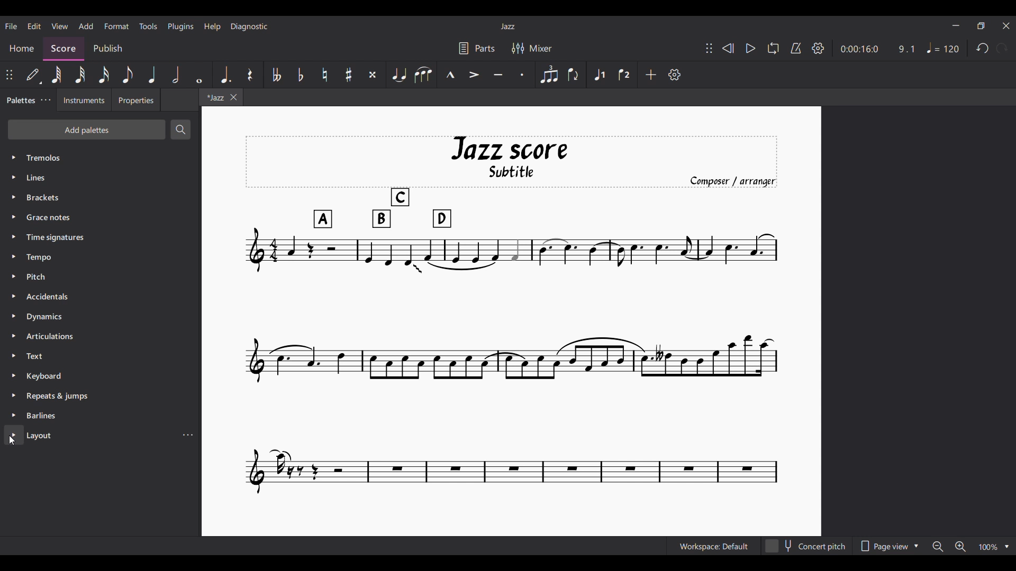 This screenshot has height=571, width=1016. I want to click on Home section, so click(22, 48).